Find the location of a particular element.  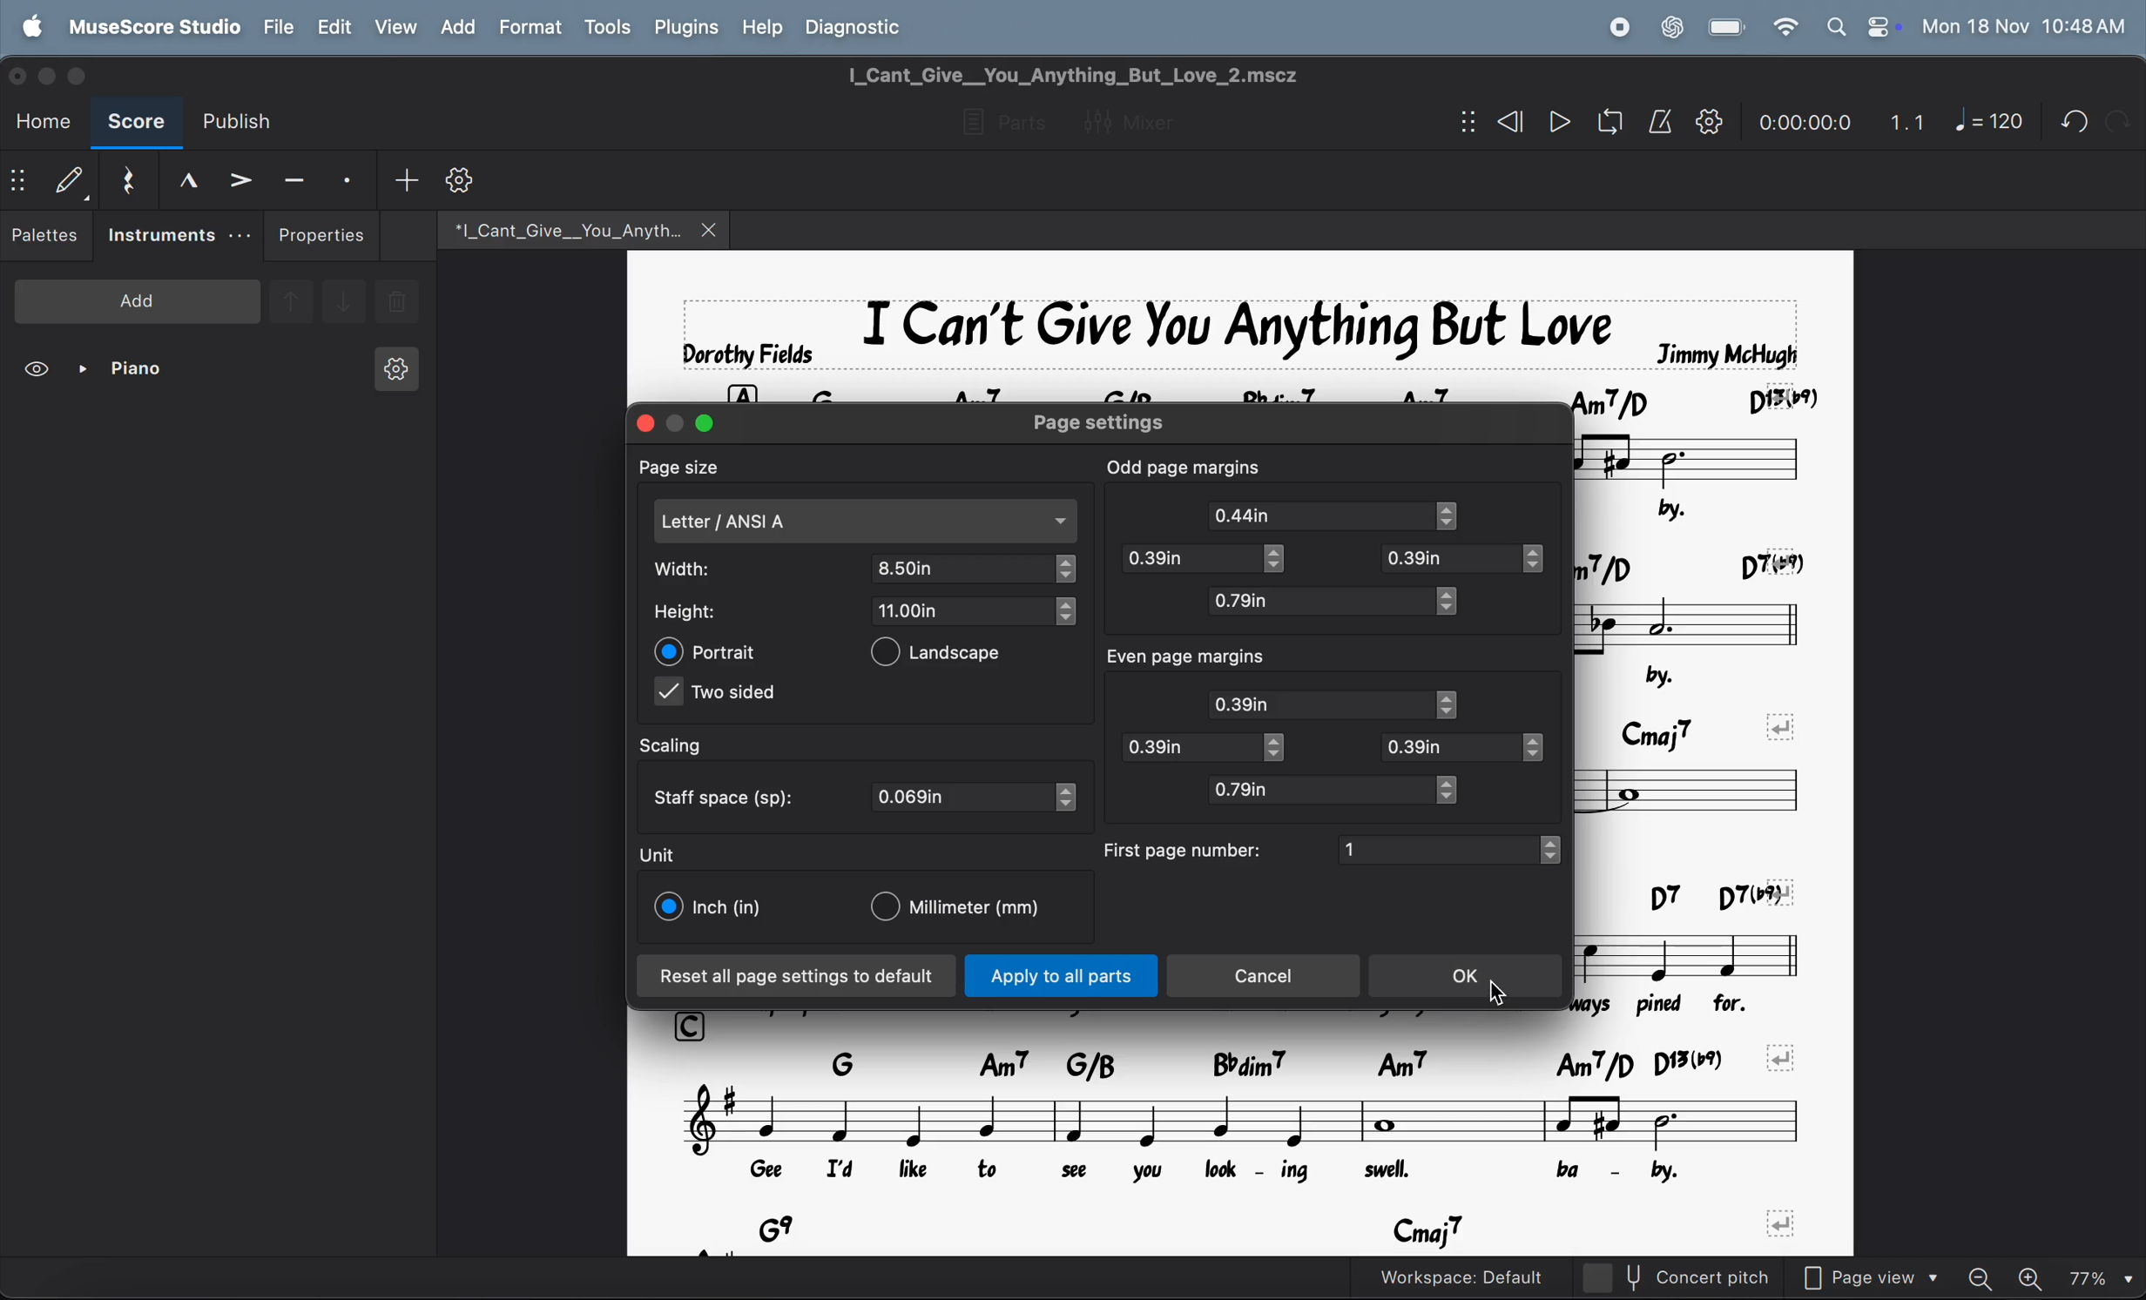

letter  is located at coordinates (866, 522).